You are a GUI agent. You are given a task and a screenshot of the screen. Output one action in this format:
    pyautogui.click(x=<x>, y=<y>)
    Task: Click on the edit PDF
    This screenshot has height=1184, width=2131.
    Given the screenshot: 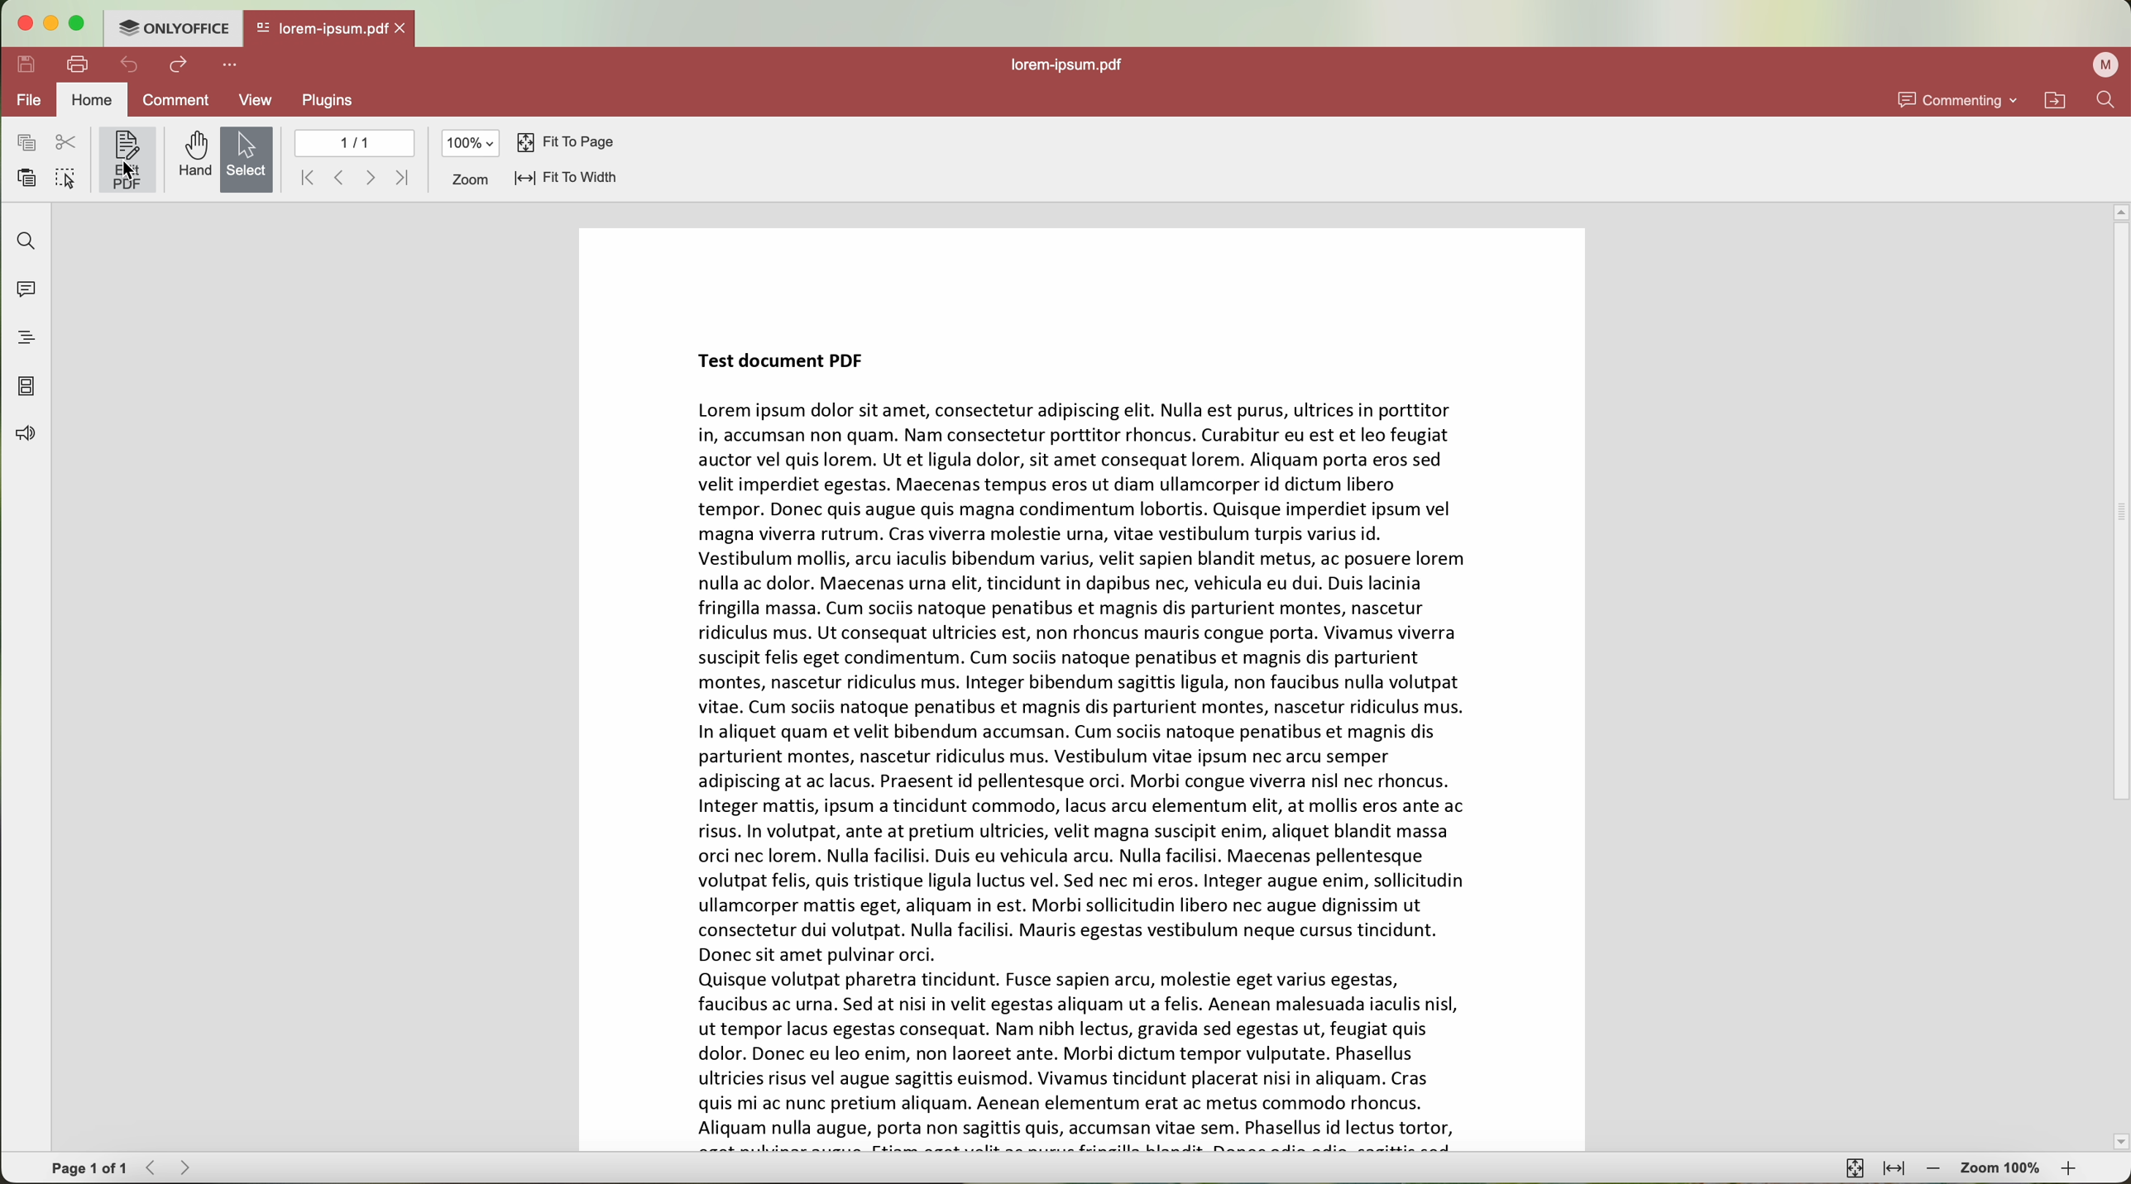 What is the action you would take?
    pyautogui.click(x=127, y=160)
    